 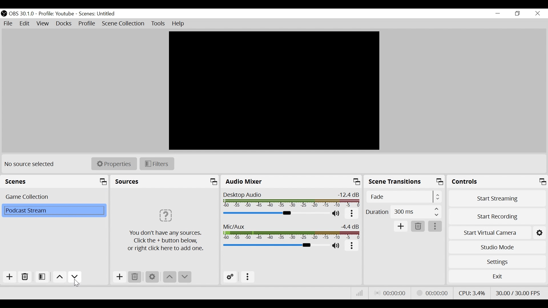 What do you see at coordinates (184, 277) in the screenshot?
I see `Move down` at bounding box center [184, 277].